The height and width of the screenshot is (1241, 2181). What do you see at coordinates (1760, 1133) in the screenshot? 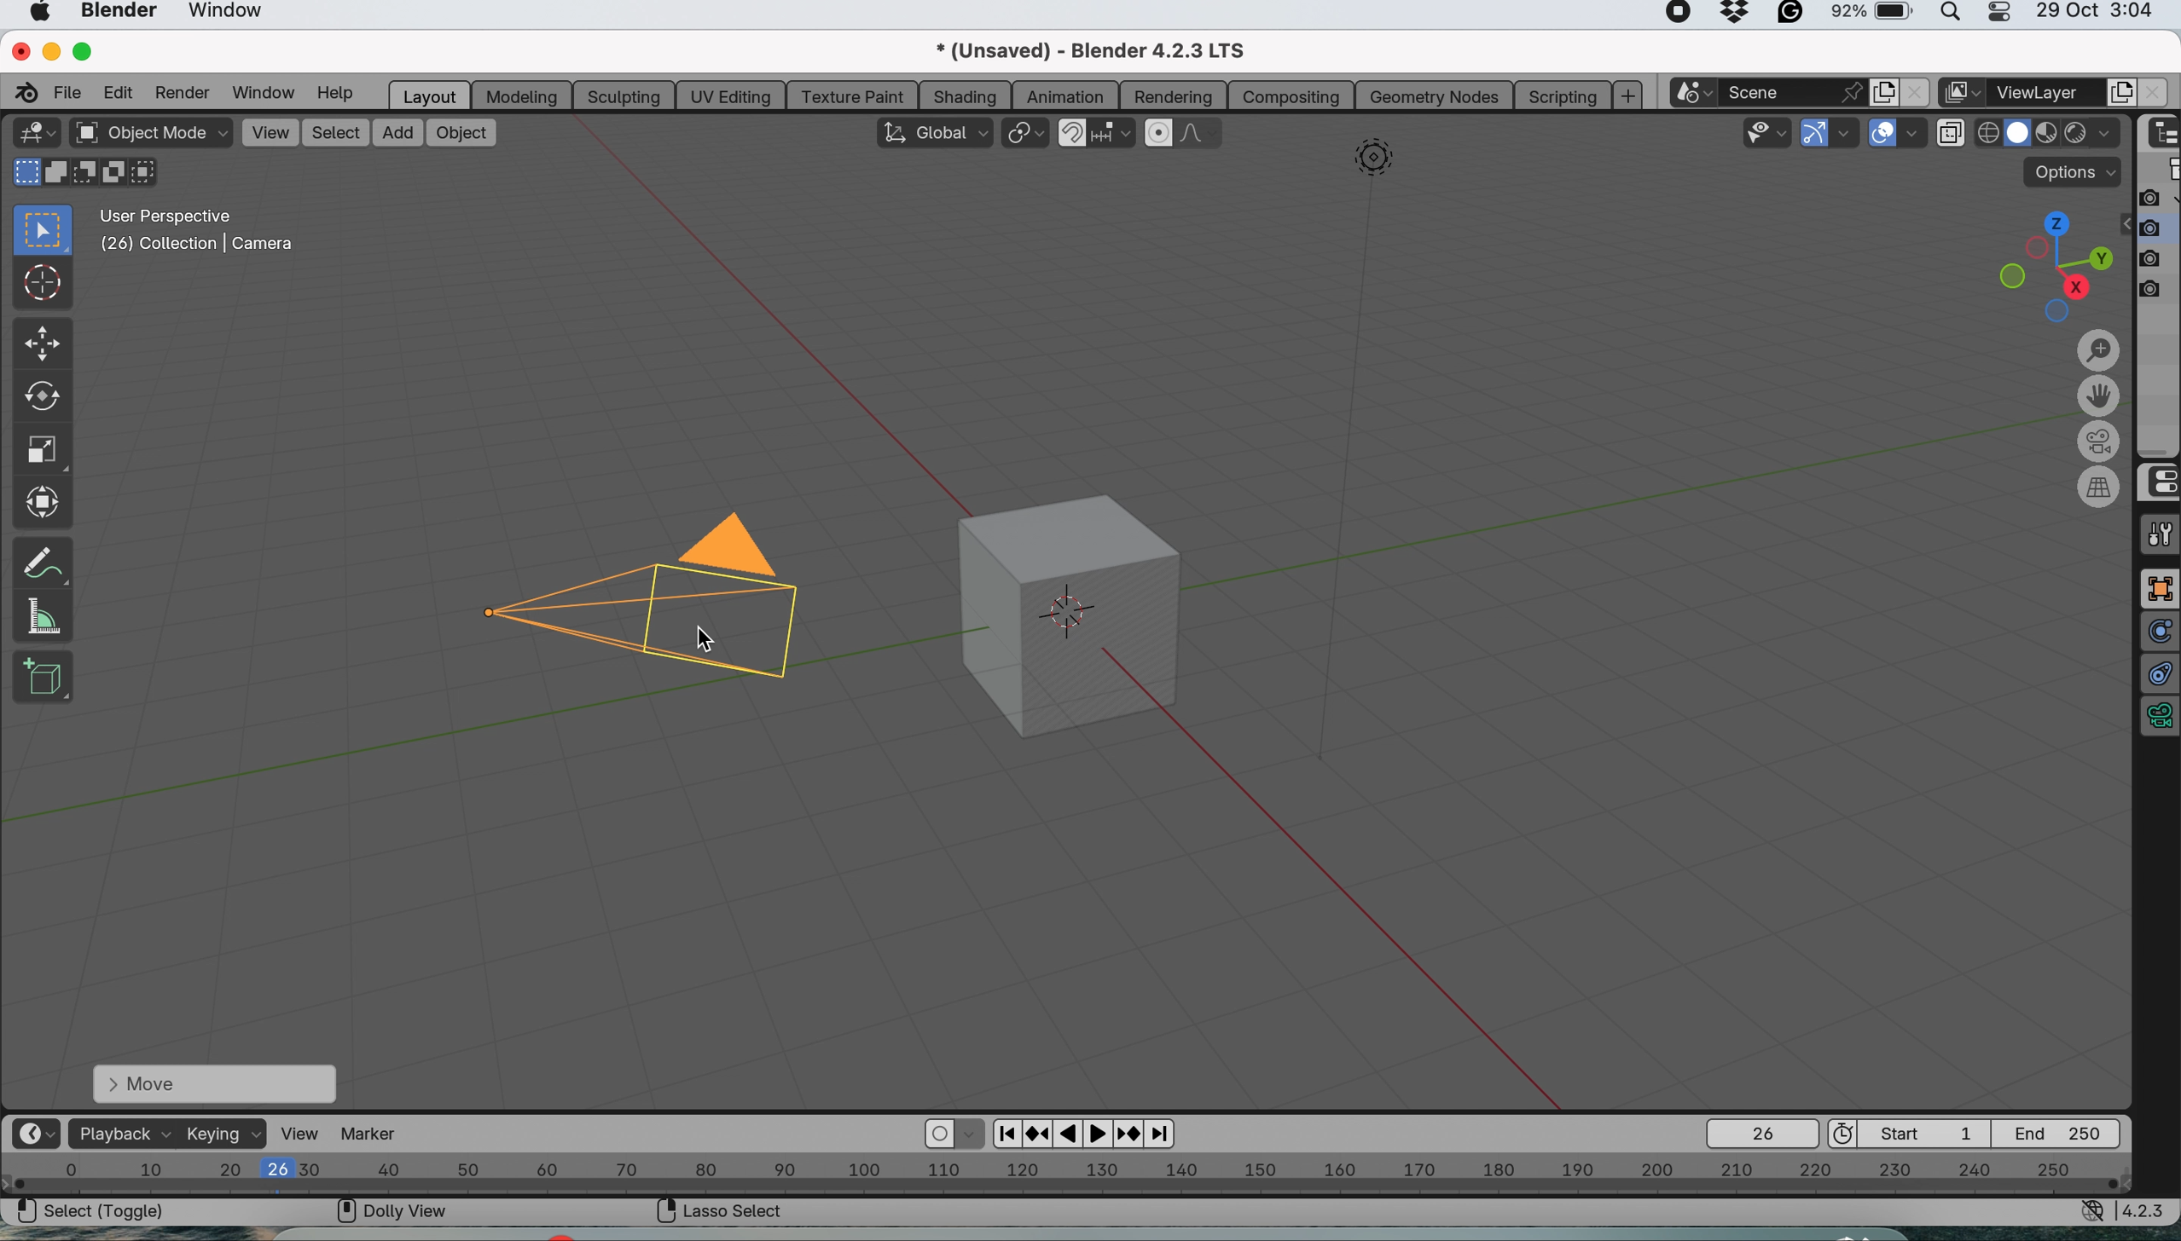
I see `current frame` at bounding box center [1760, 1133].